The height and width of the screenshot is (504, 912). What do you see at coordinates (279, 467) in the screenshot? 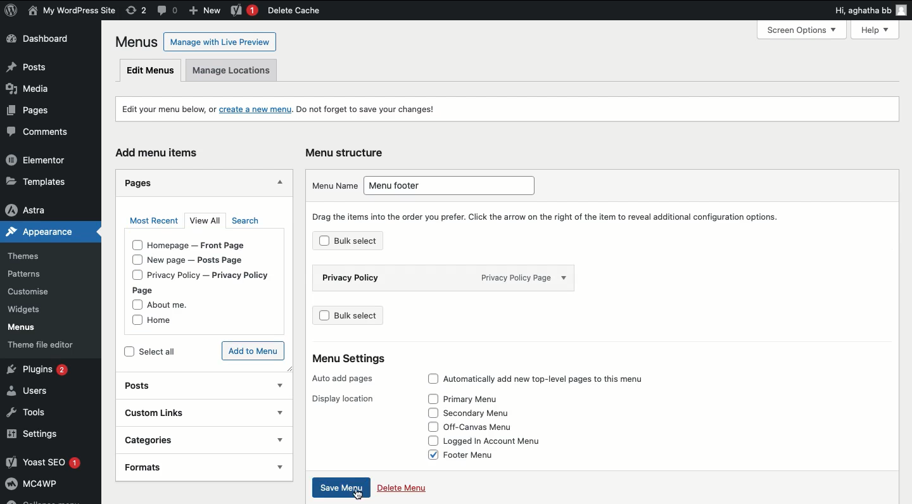
I see `show` at bounding box center [279, 467].